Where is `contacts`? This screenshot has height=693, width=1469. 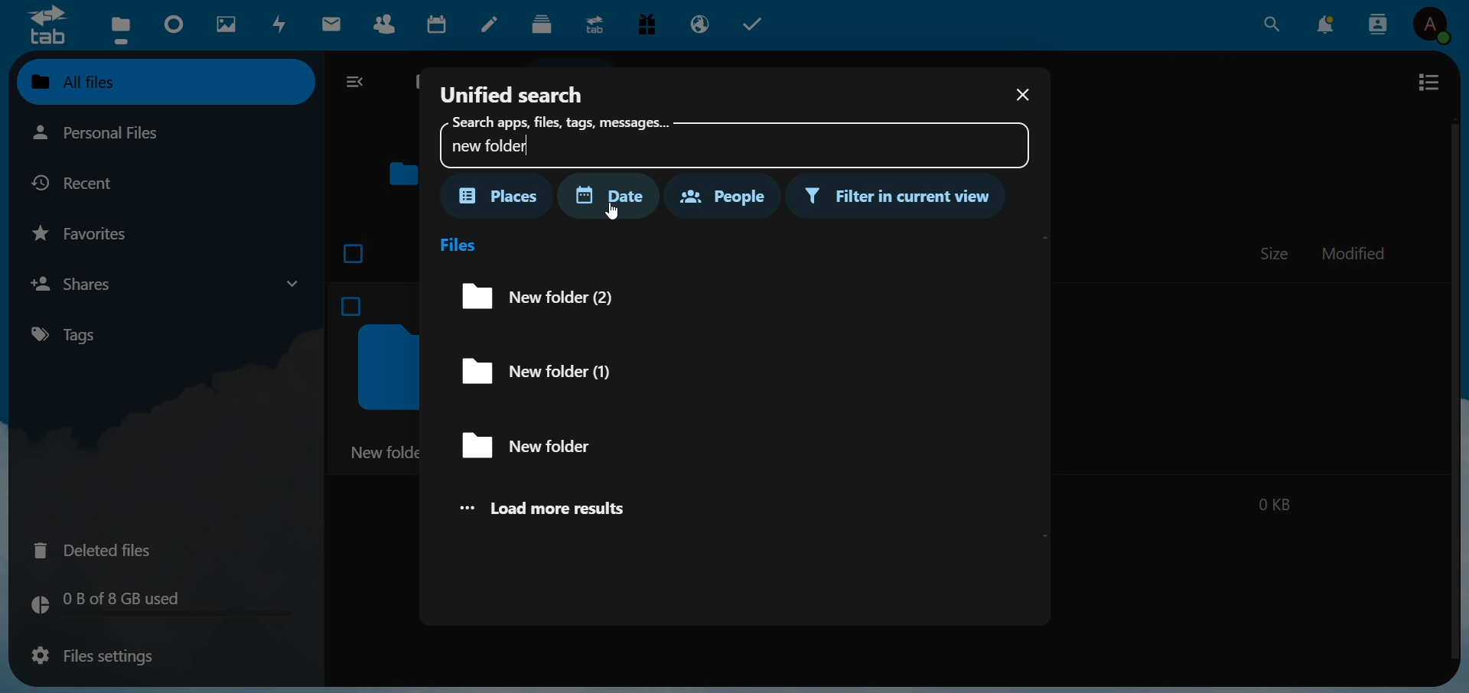 contacts is located at coordinates (389, 28).